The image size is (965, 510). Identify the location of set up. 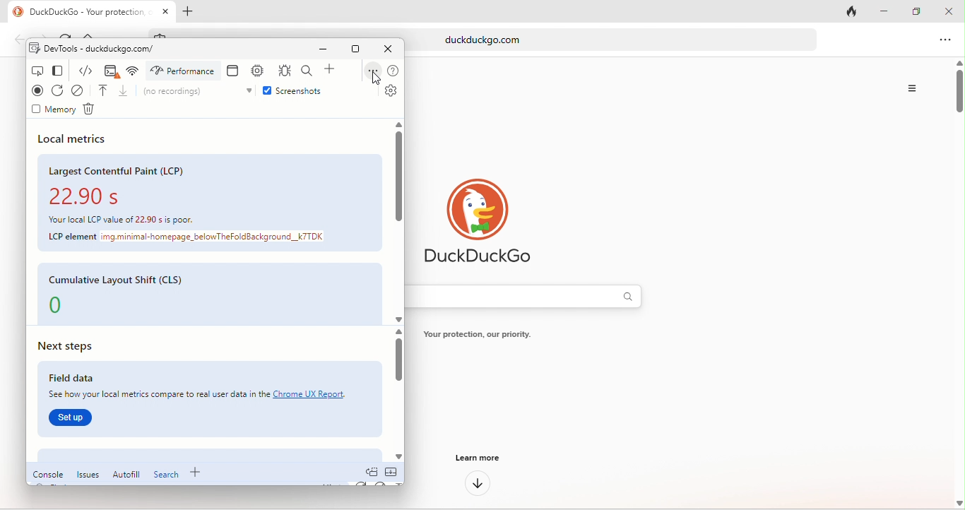
(71, 418).